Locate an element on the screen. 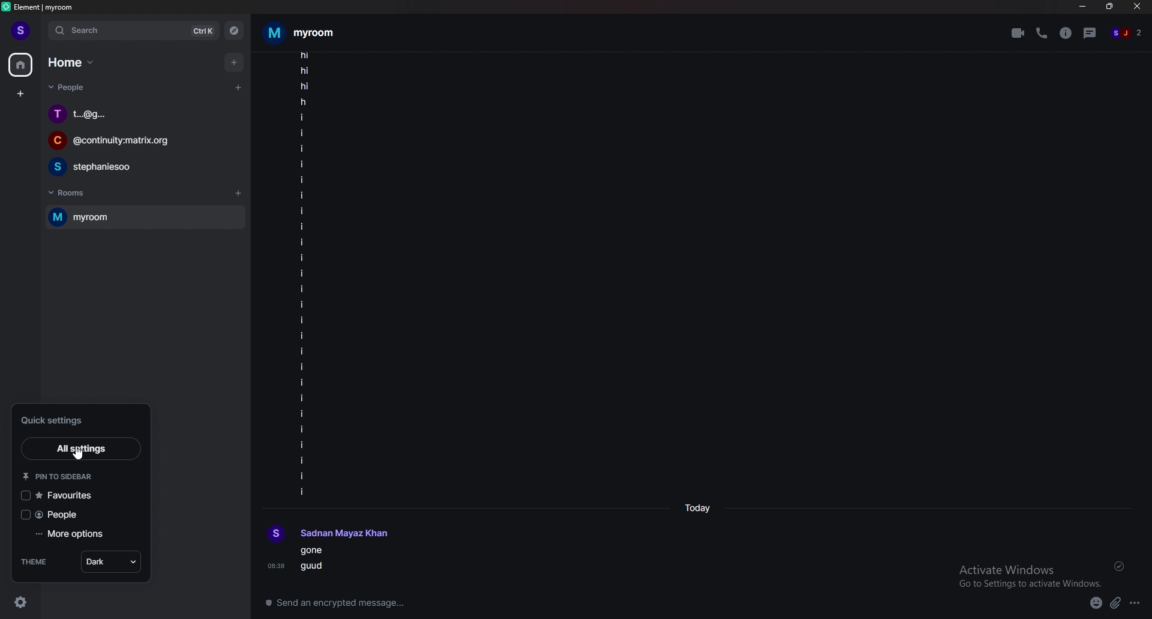  text is located at coordinates (334, 561).